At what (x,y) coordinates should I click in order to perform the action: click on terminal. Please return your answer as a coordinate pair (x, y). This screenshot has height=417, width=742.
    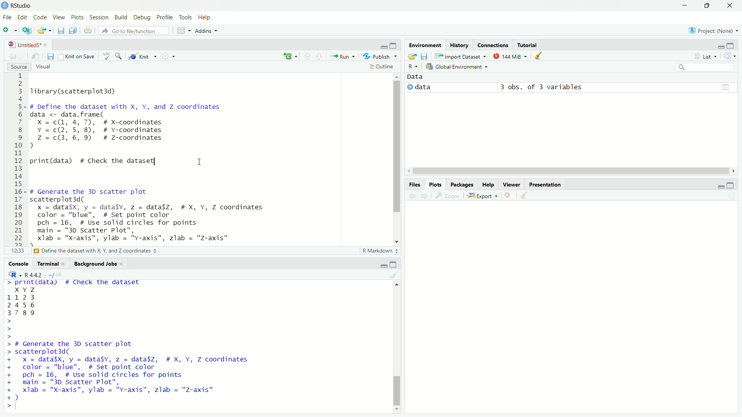
    Looking at the image, I should click on (45, 265).